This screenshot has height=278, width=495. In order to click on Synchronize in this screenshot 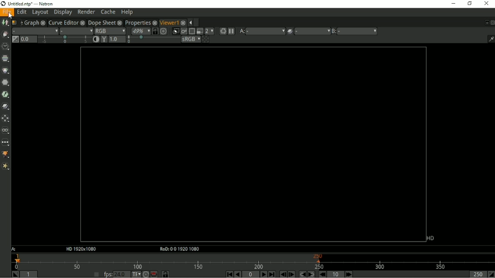, I will do `click(166, 274)`.